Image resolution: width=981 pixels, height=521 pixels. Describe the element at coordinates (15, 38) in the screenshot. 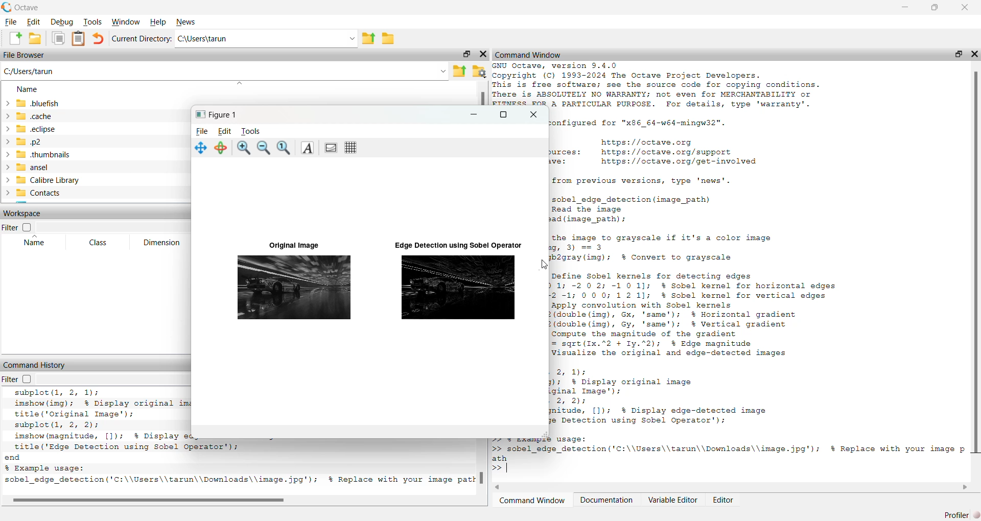

I see `create new` at that location.